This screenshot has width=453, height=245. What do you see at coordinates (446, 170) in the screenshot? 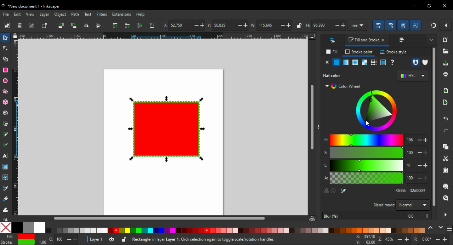
I see `paste` at bounding box center [446, 170].